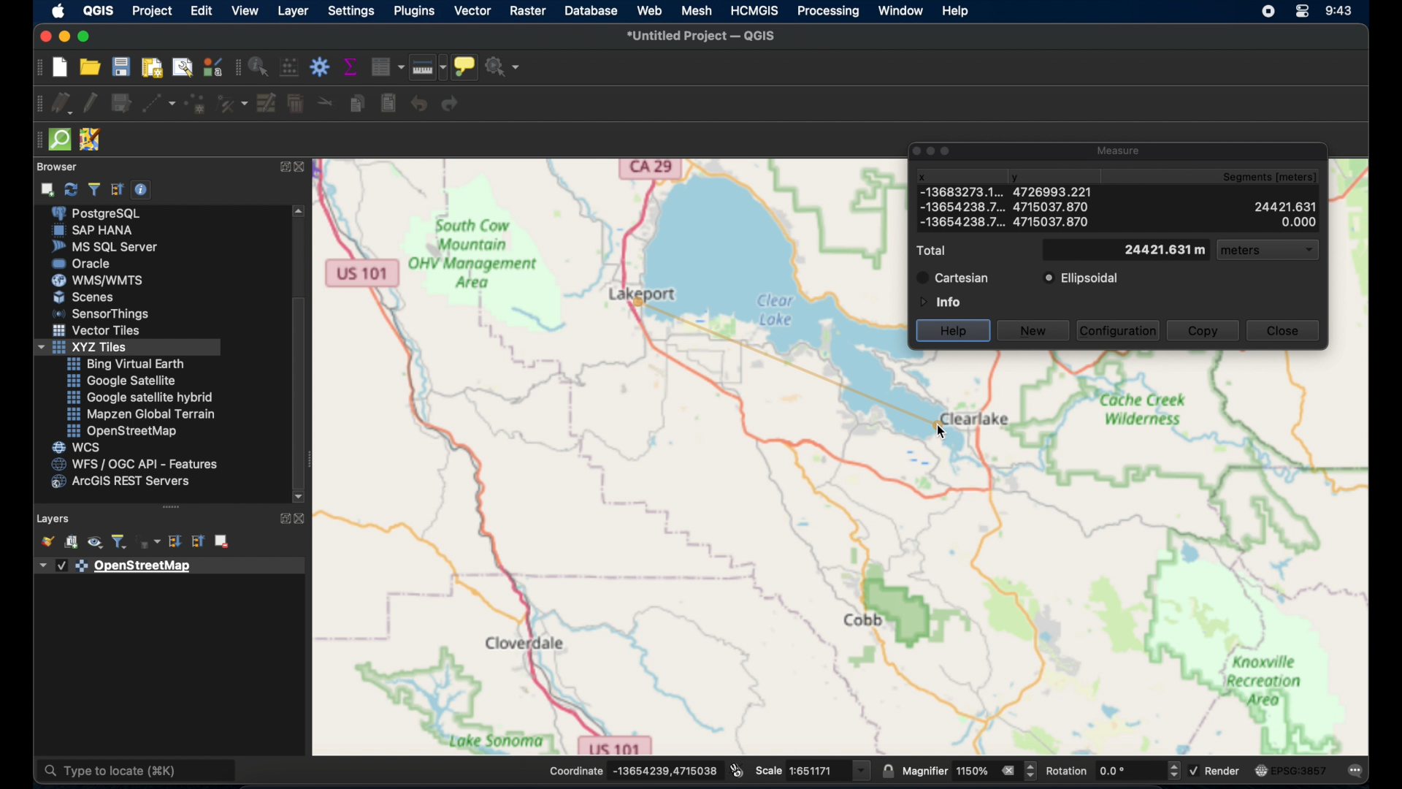 The height and width of the screenshot is (789, 1402). Describe the element at coordinates (305, 169) in the screenshot. I see `close` at that location.